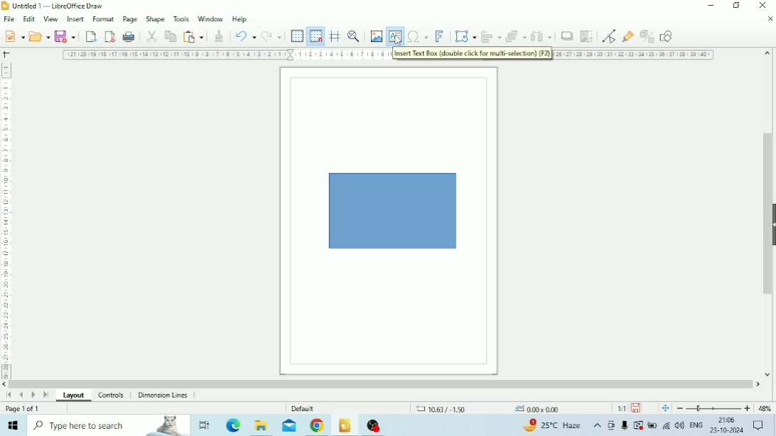 Image resolution: width=776 pixels, height=436 pixels. I want to click on Google Chrome, so click(318, 425).